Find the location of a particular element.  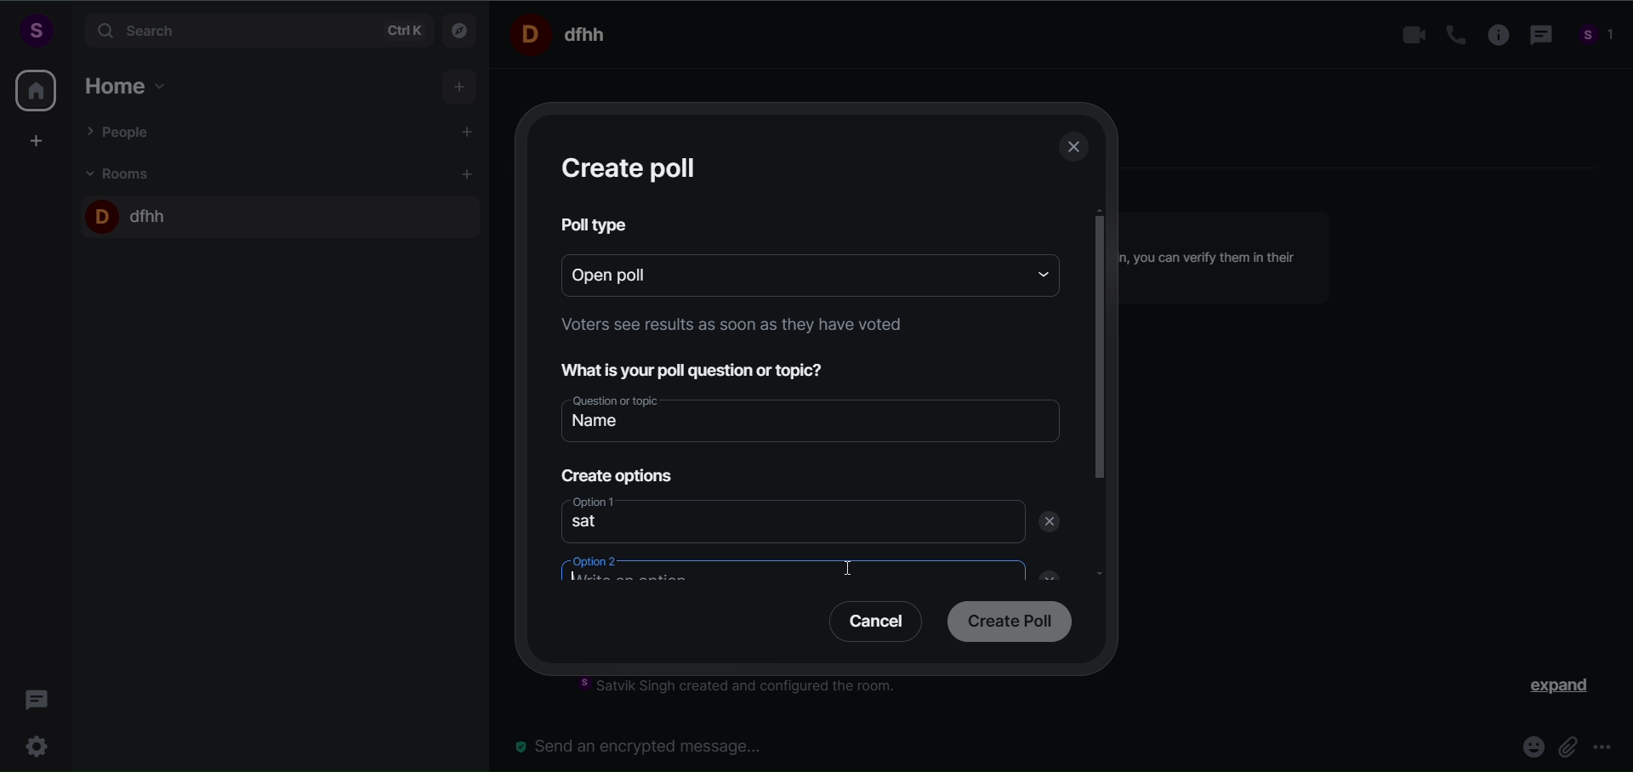

add is located at coordinates (461, 88).